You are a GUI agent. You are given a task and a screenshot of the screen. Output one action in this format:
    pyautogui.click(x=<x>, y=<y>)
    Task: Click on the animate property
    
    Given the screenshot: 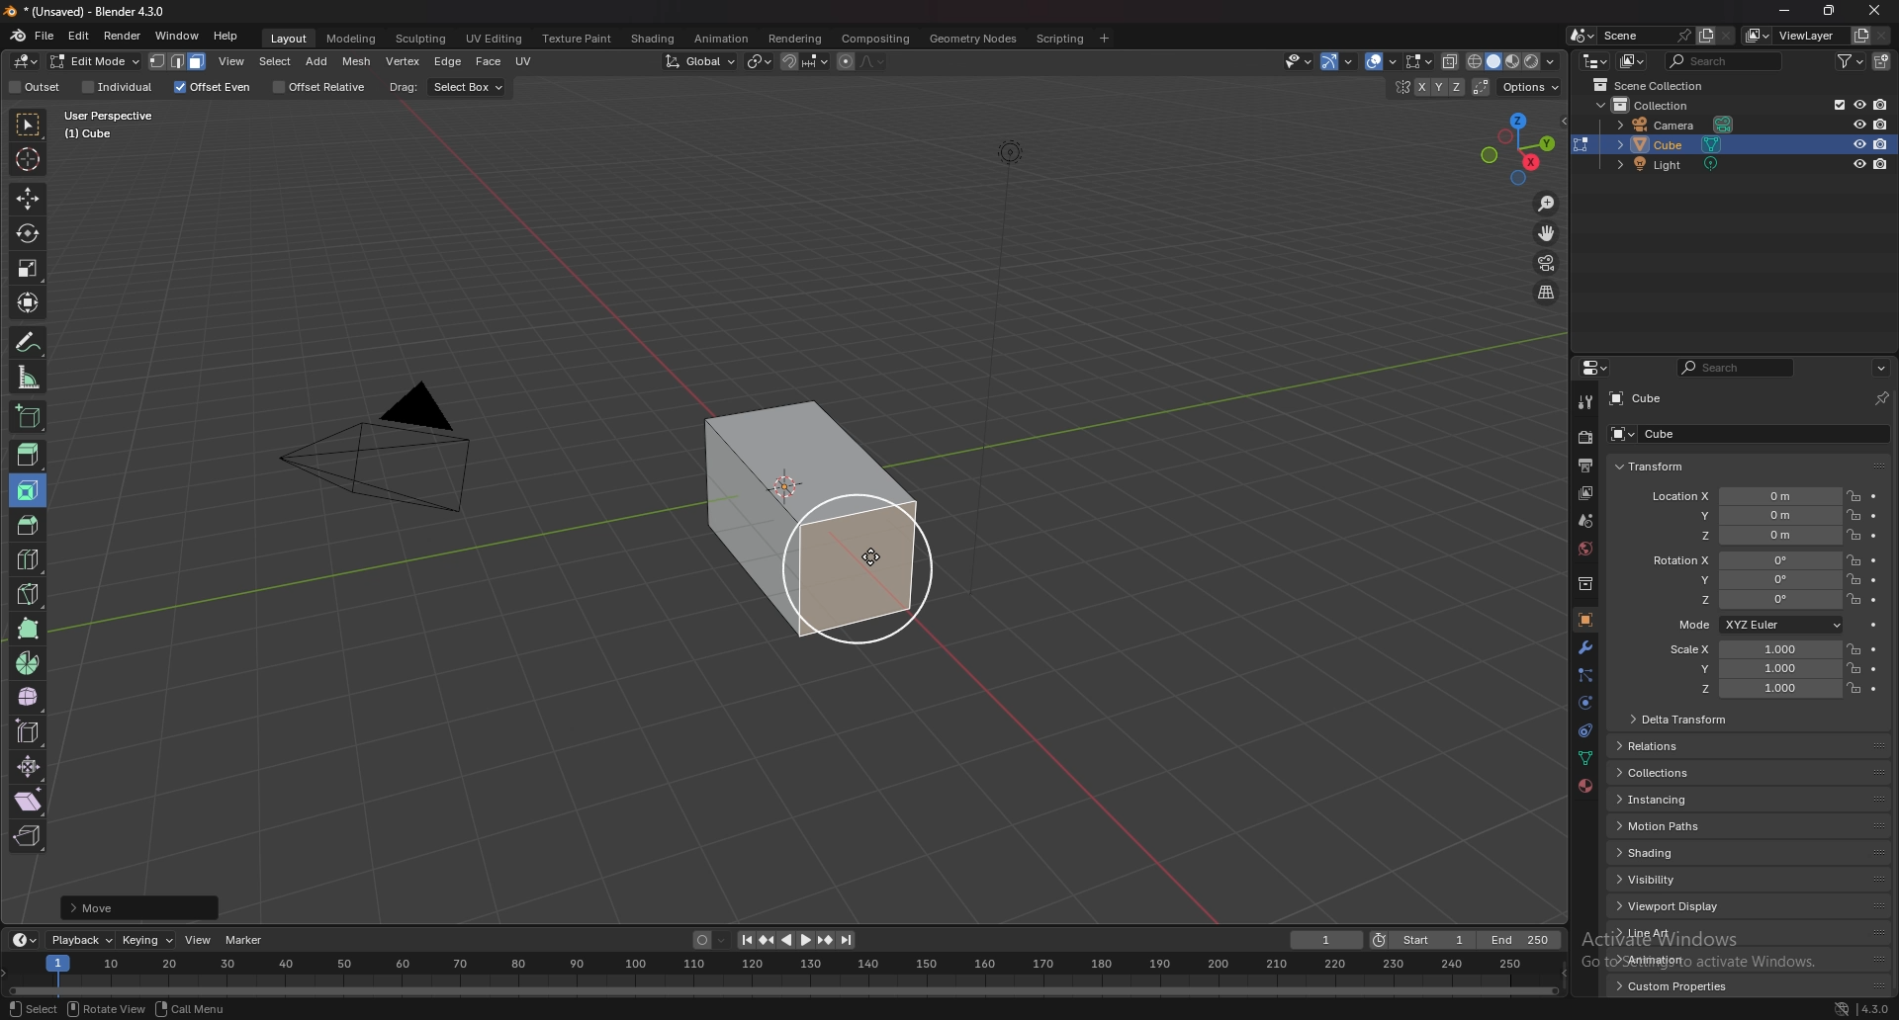 What is the action you would take?
    pyautogui.click(x=1875, y=514)
    